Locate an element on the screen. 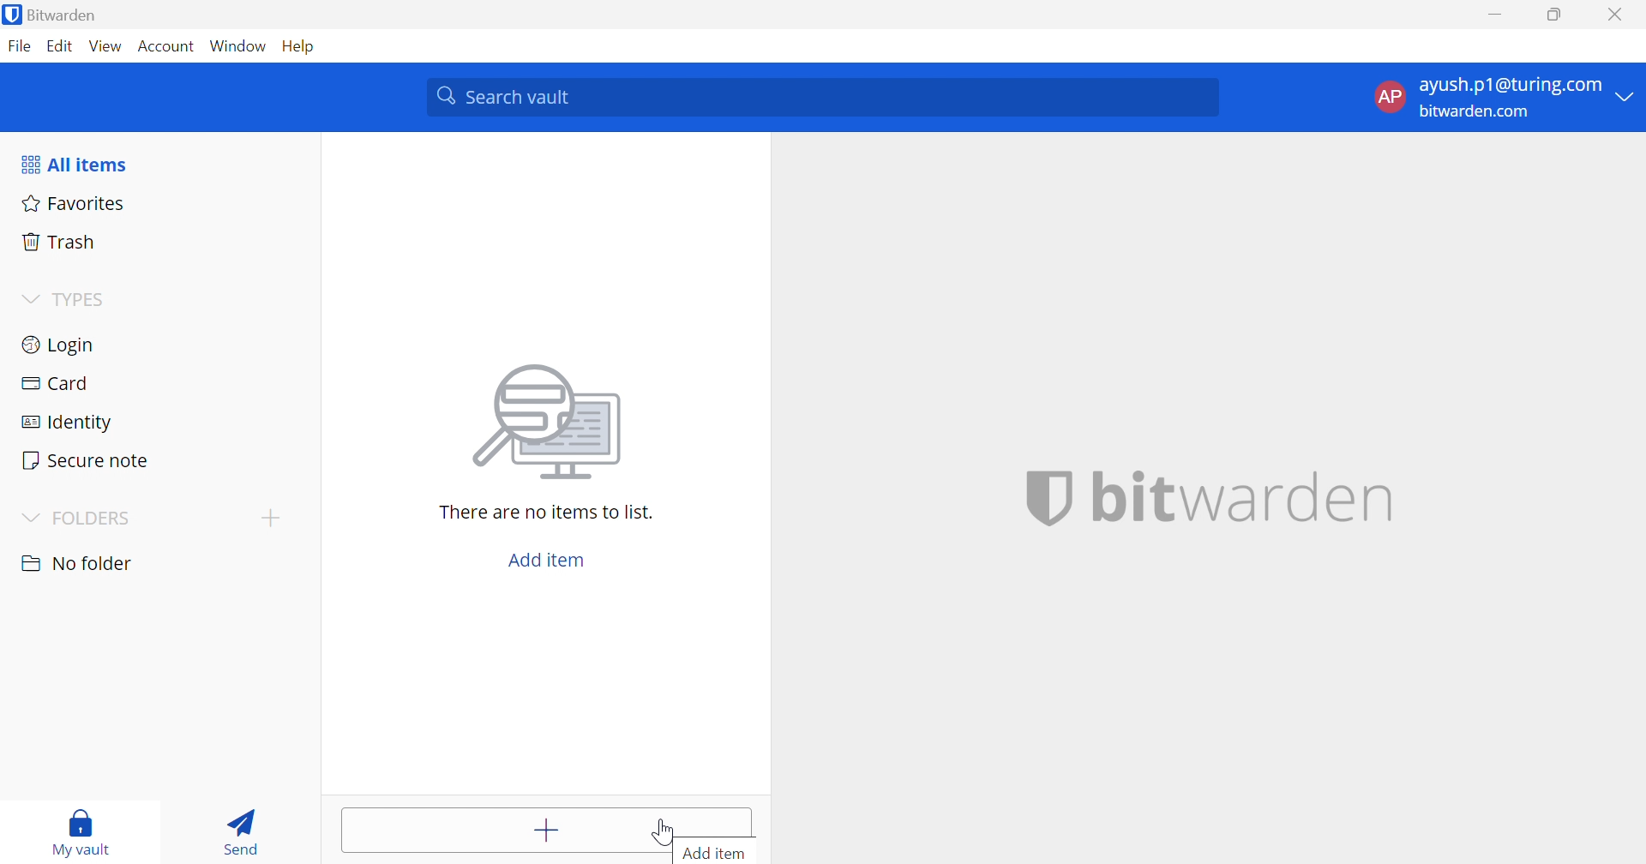  Trash is located at coordinates (64, 244).